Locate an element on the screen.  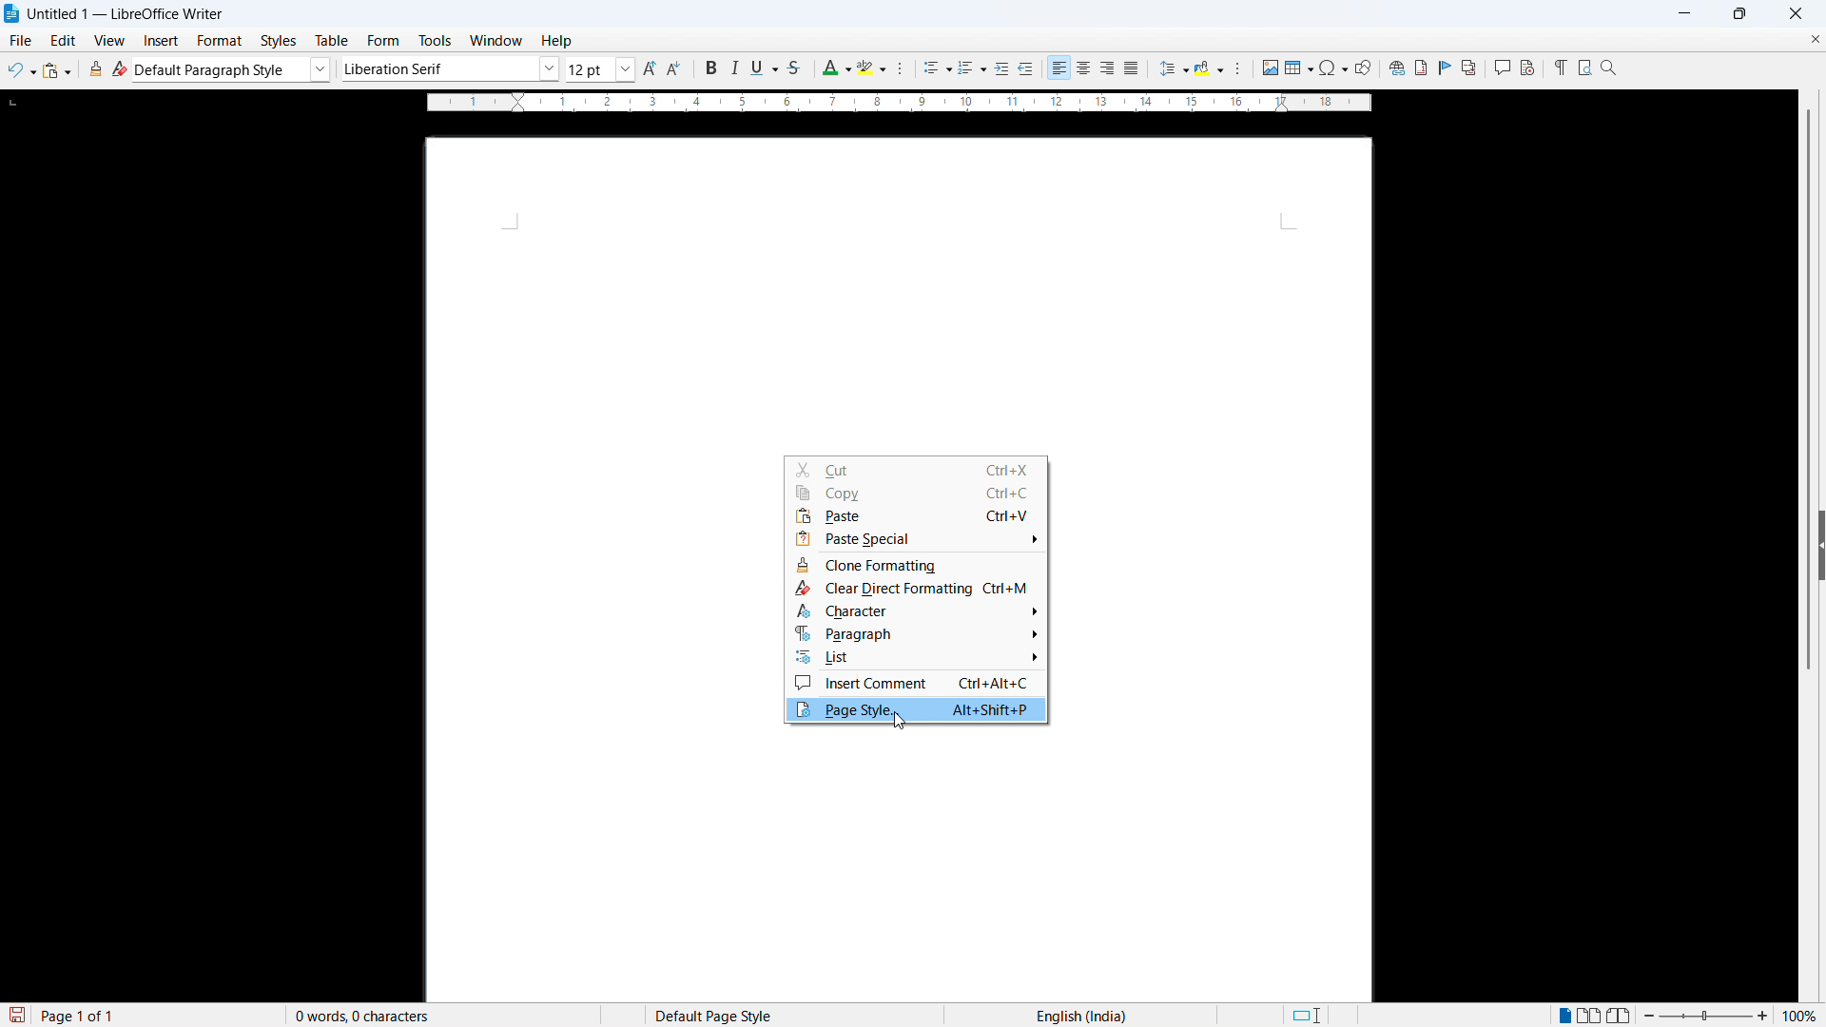
Add table  is located at coordinates (1299, 68).